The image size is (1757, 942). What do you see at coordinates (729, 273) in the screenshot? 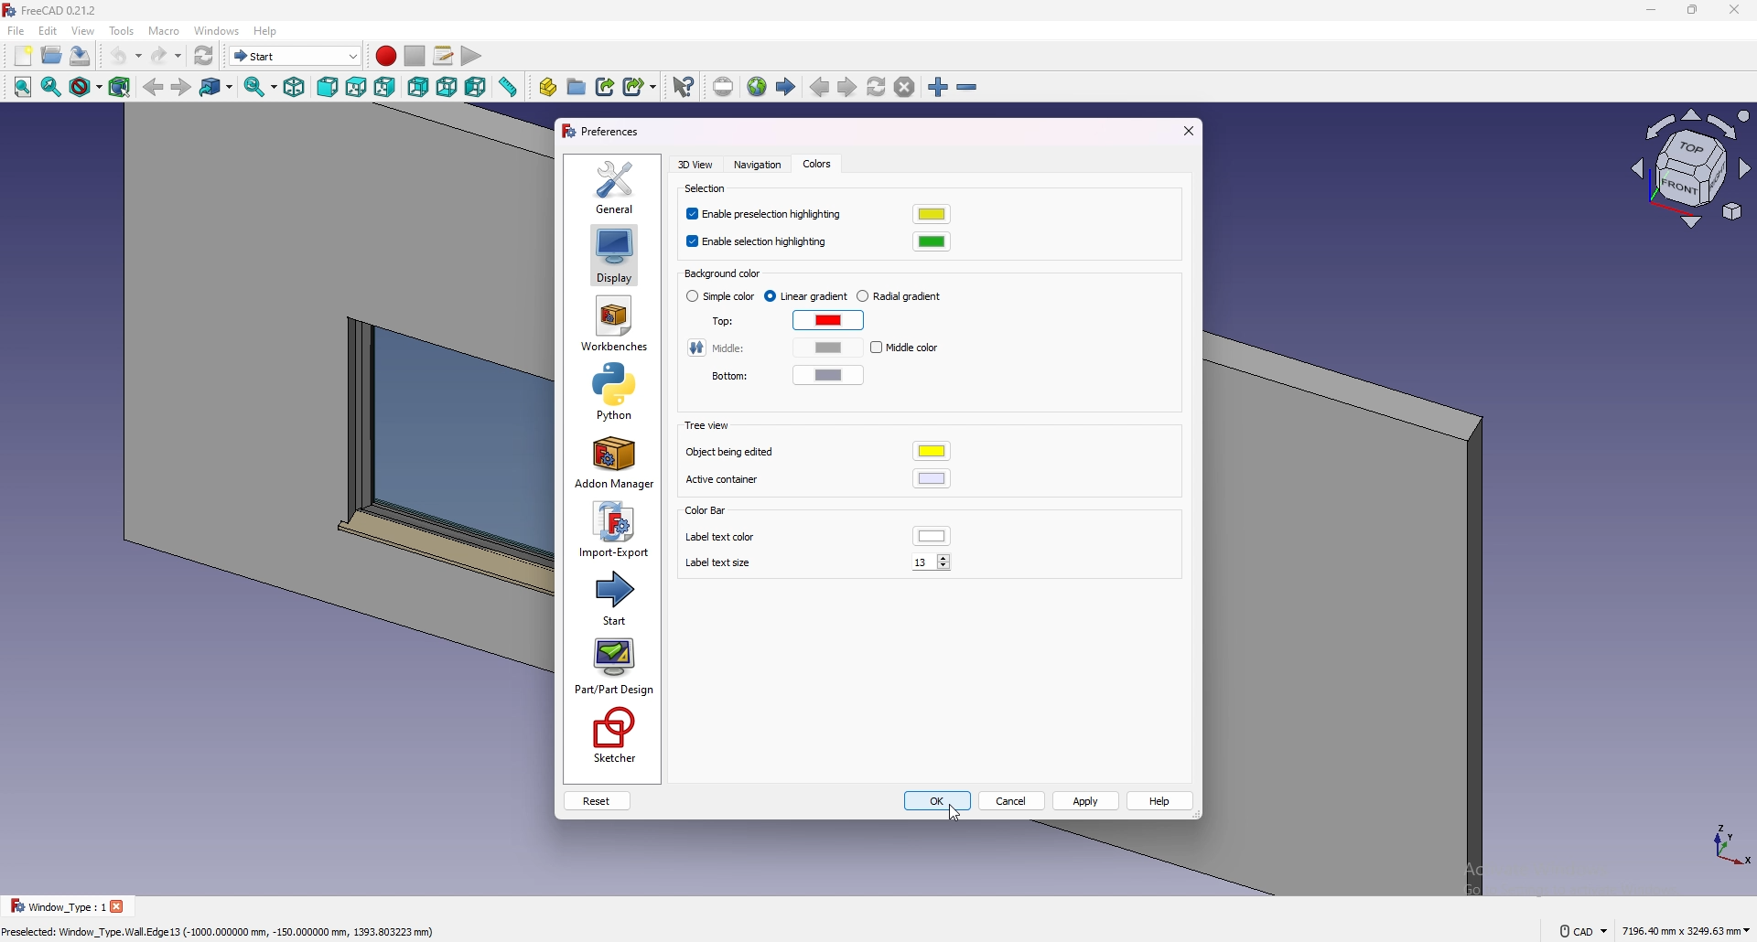
I see `background color` at bounding box center [729, 273].